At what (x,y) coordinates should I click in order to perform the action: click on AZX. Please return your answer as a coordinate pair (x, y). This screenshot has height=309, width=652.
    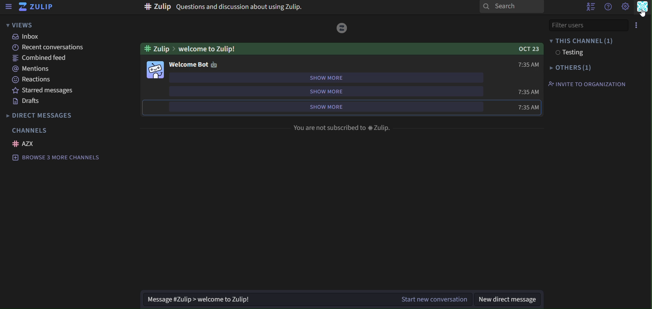
    Looking at the image, I should click on (23, 143).